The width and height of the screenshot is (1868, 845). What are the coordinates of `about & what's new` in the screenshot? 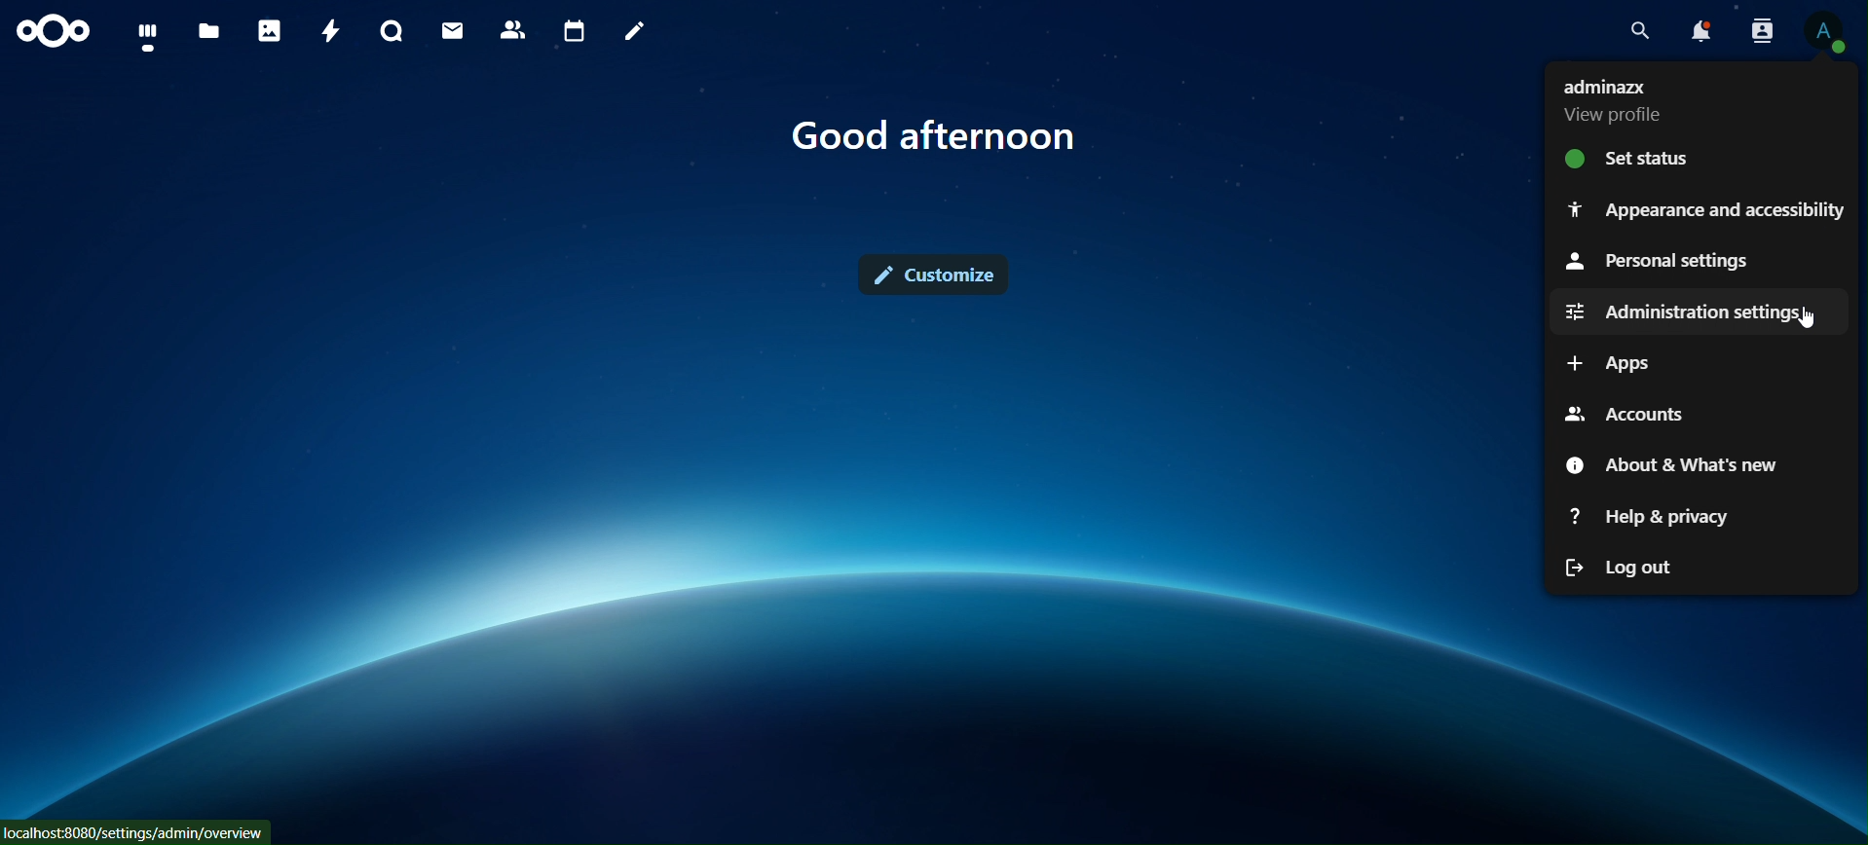 It's located at (1675, 461).